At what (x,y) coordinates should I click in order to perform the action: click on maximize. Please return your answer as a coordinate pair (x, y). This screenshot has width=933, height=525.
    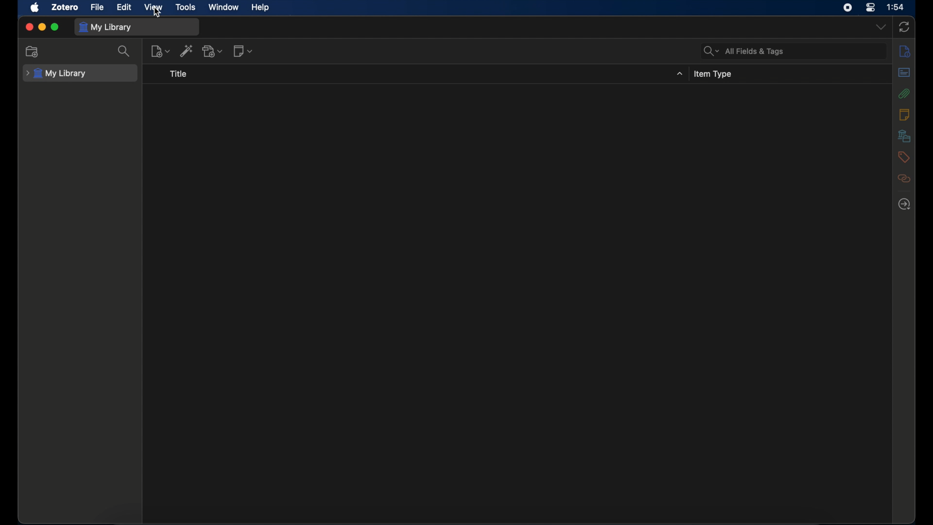
    Looking at the image, I should click on (55, 27).